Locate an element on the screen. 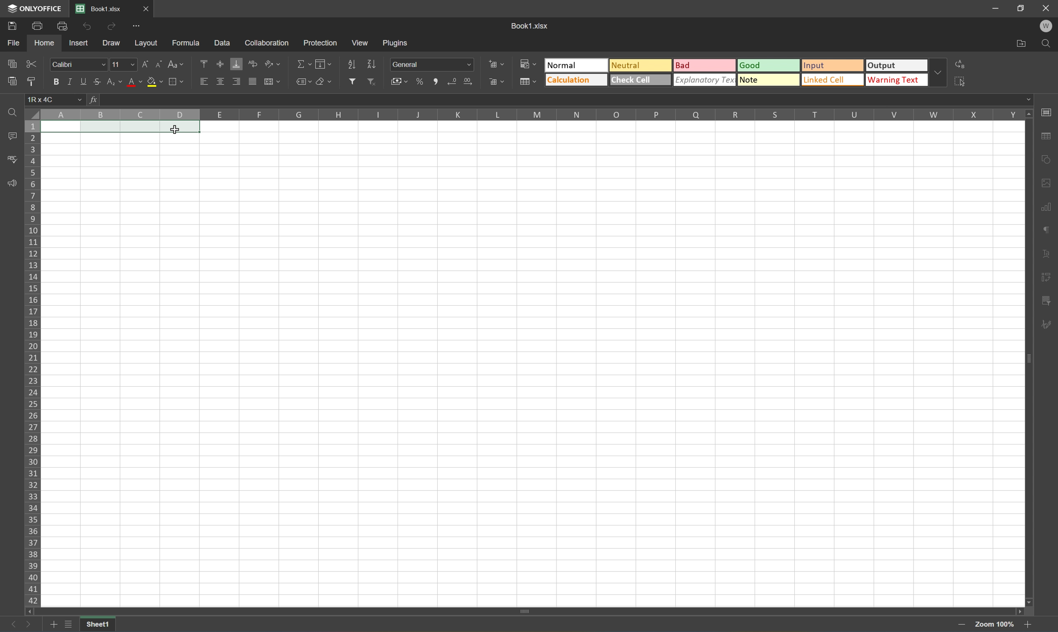 The width and height of the screenshot is (1058, 632). Collaboration is located at coordinates (270, 43).